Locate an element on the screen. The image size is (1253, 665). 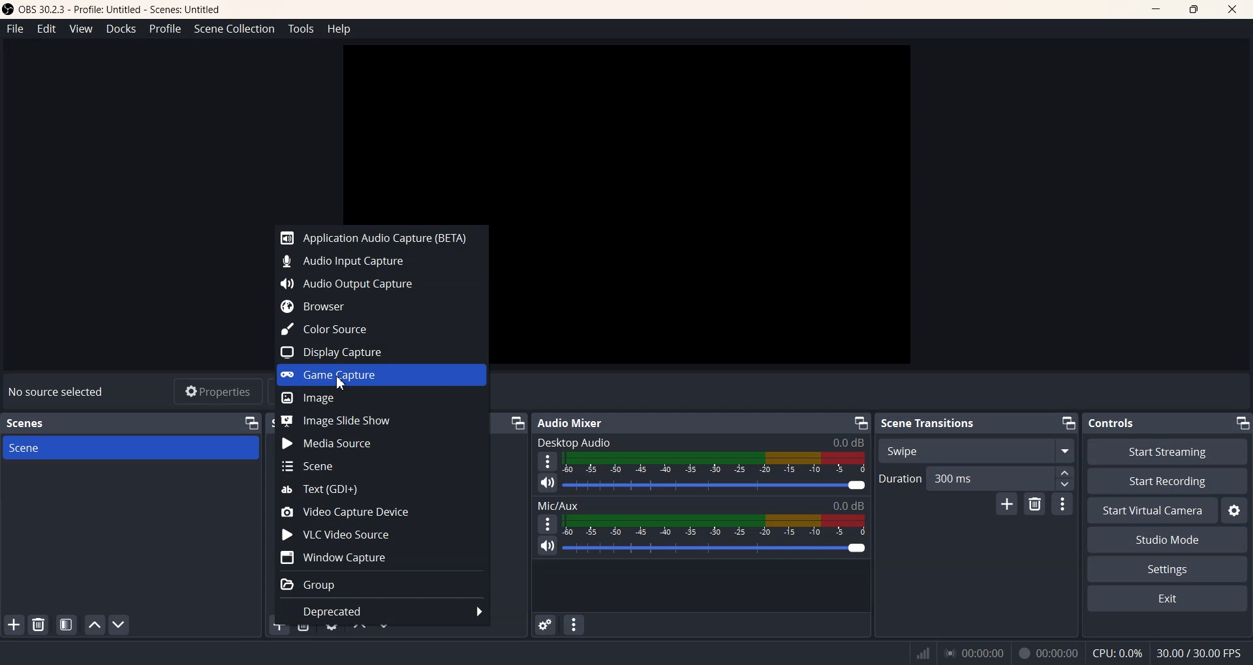
Media Sources is located at coordinates (382, 443).